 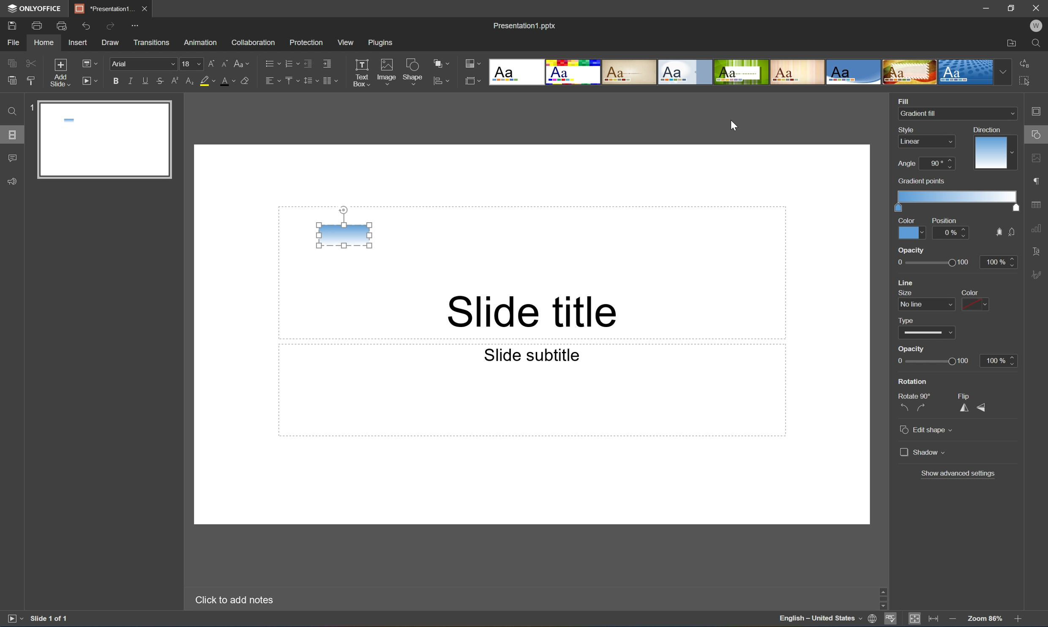 What do you see at coordinates (907, 220) in the screenshot?
I see `Color` at bounding box center [907, 220].